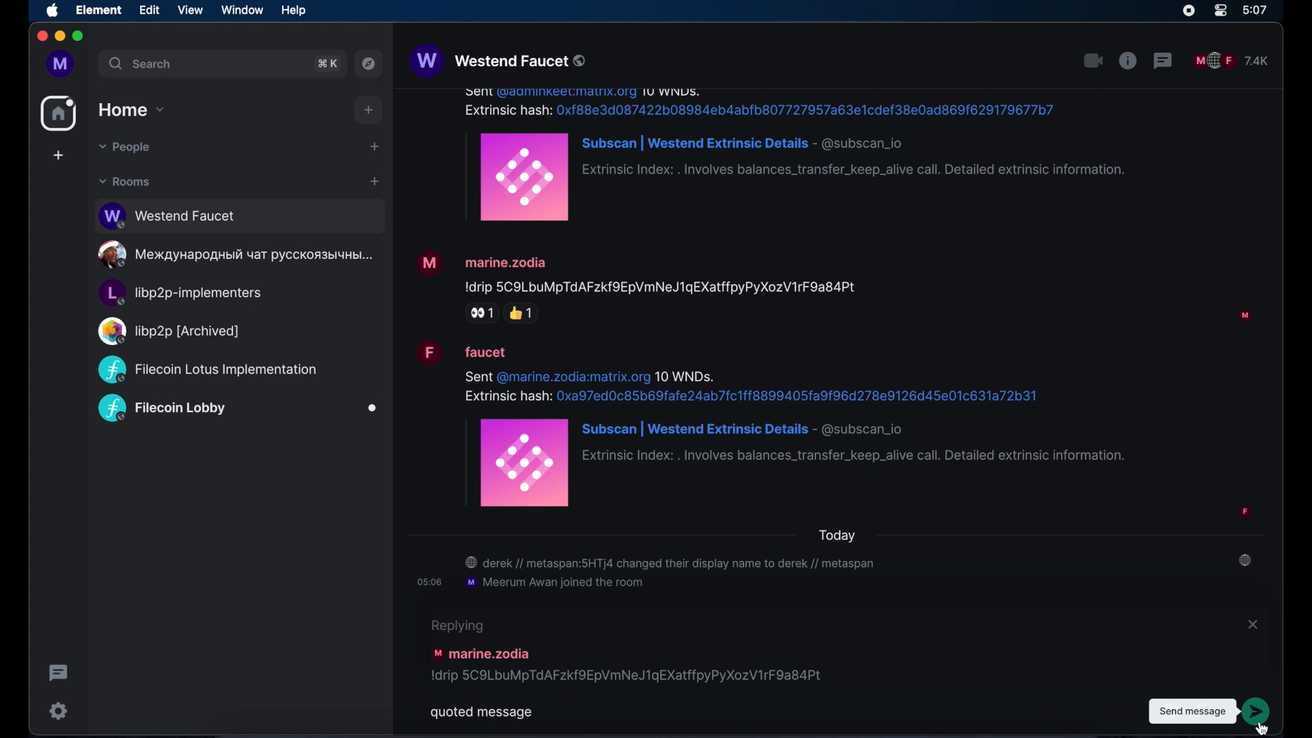 The height and width of the screenshot is (738, 1312). Describe the element at coordinates (1256, 10) in the screenshot. I see `time` at that location.